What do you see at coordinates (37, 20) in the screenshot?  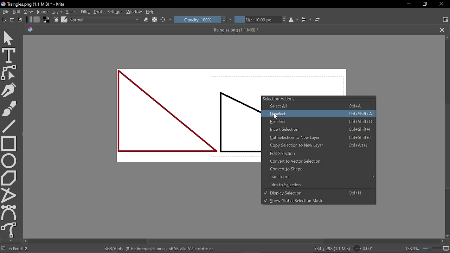 I see `Fill gradient` at bounding box center [37, 20].